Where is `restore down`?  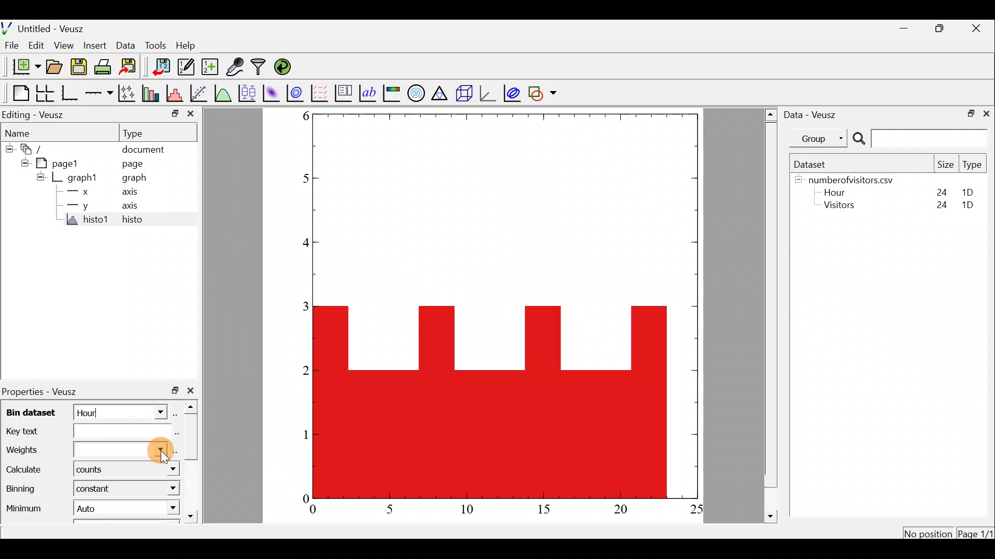
restore down is located at coordinates (970, 114).